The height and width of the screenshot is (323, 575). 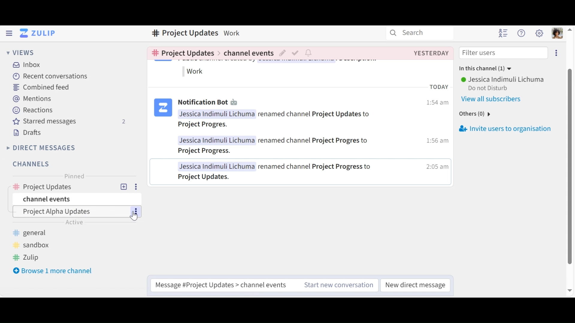 What do you see at coordinates (232, 32) in the screenshot?
I see `Description` at bounding box center [232, 32].